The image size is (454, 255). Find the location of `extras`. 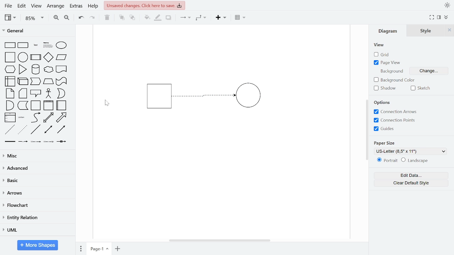

extras is located at coordinates (76, 6).